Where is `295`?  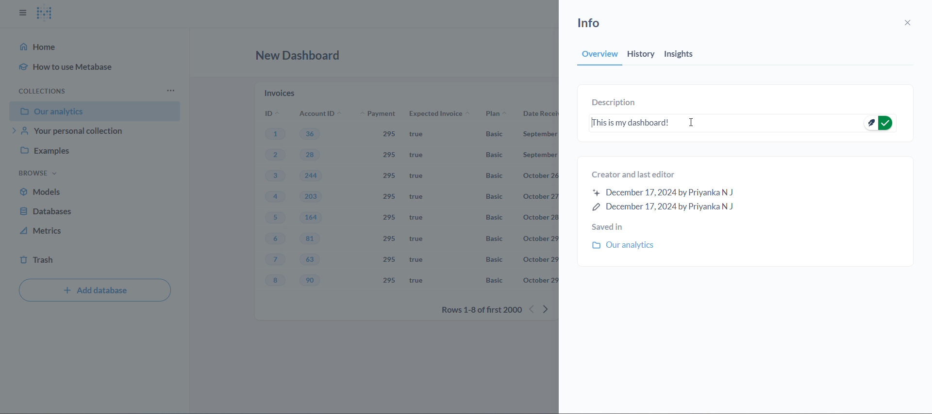
295 is located at coordinates (390, 175).